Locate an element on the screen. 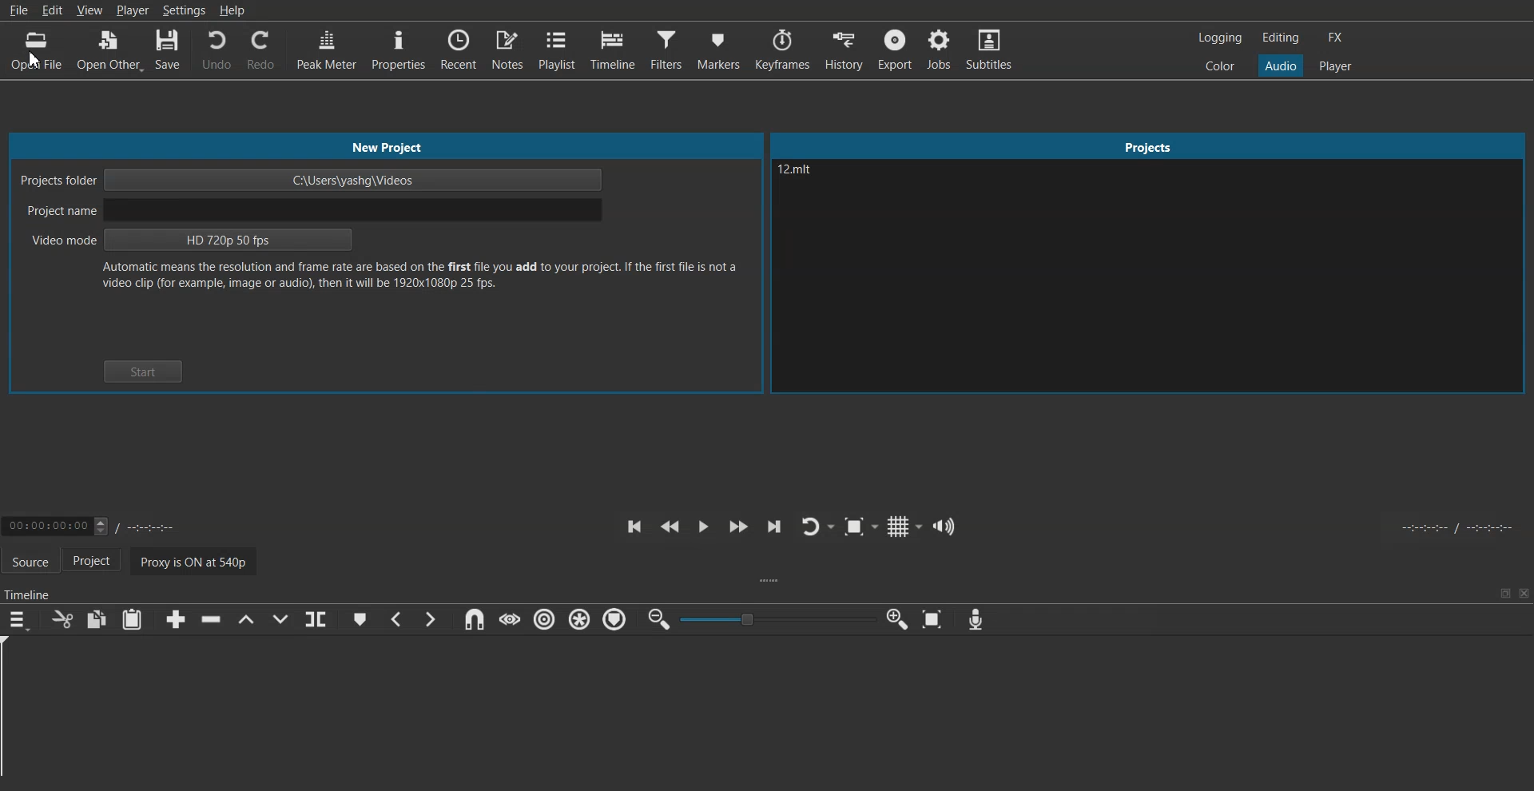 The width and height of the screenshot is (1534, 791). Snap is located at coordinates (471, 619).